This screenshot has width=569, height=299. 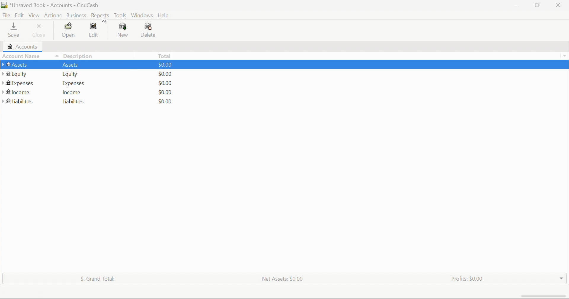 I want to click on Income, so click(x=17, y=93).